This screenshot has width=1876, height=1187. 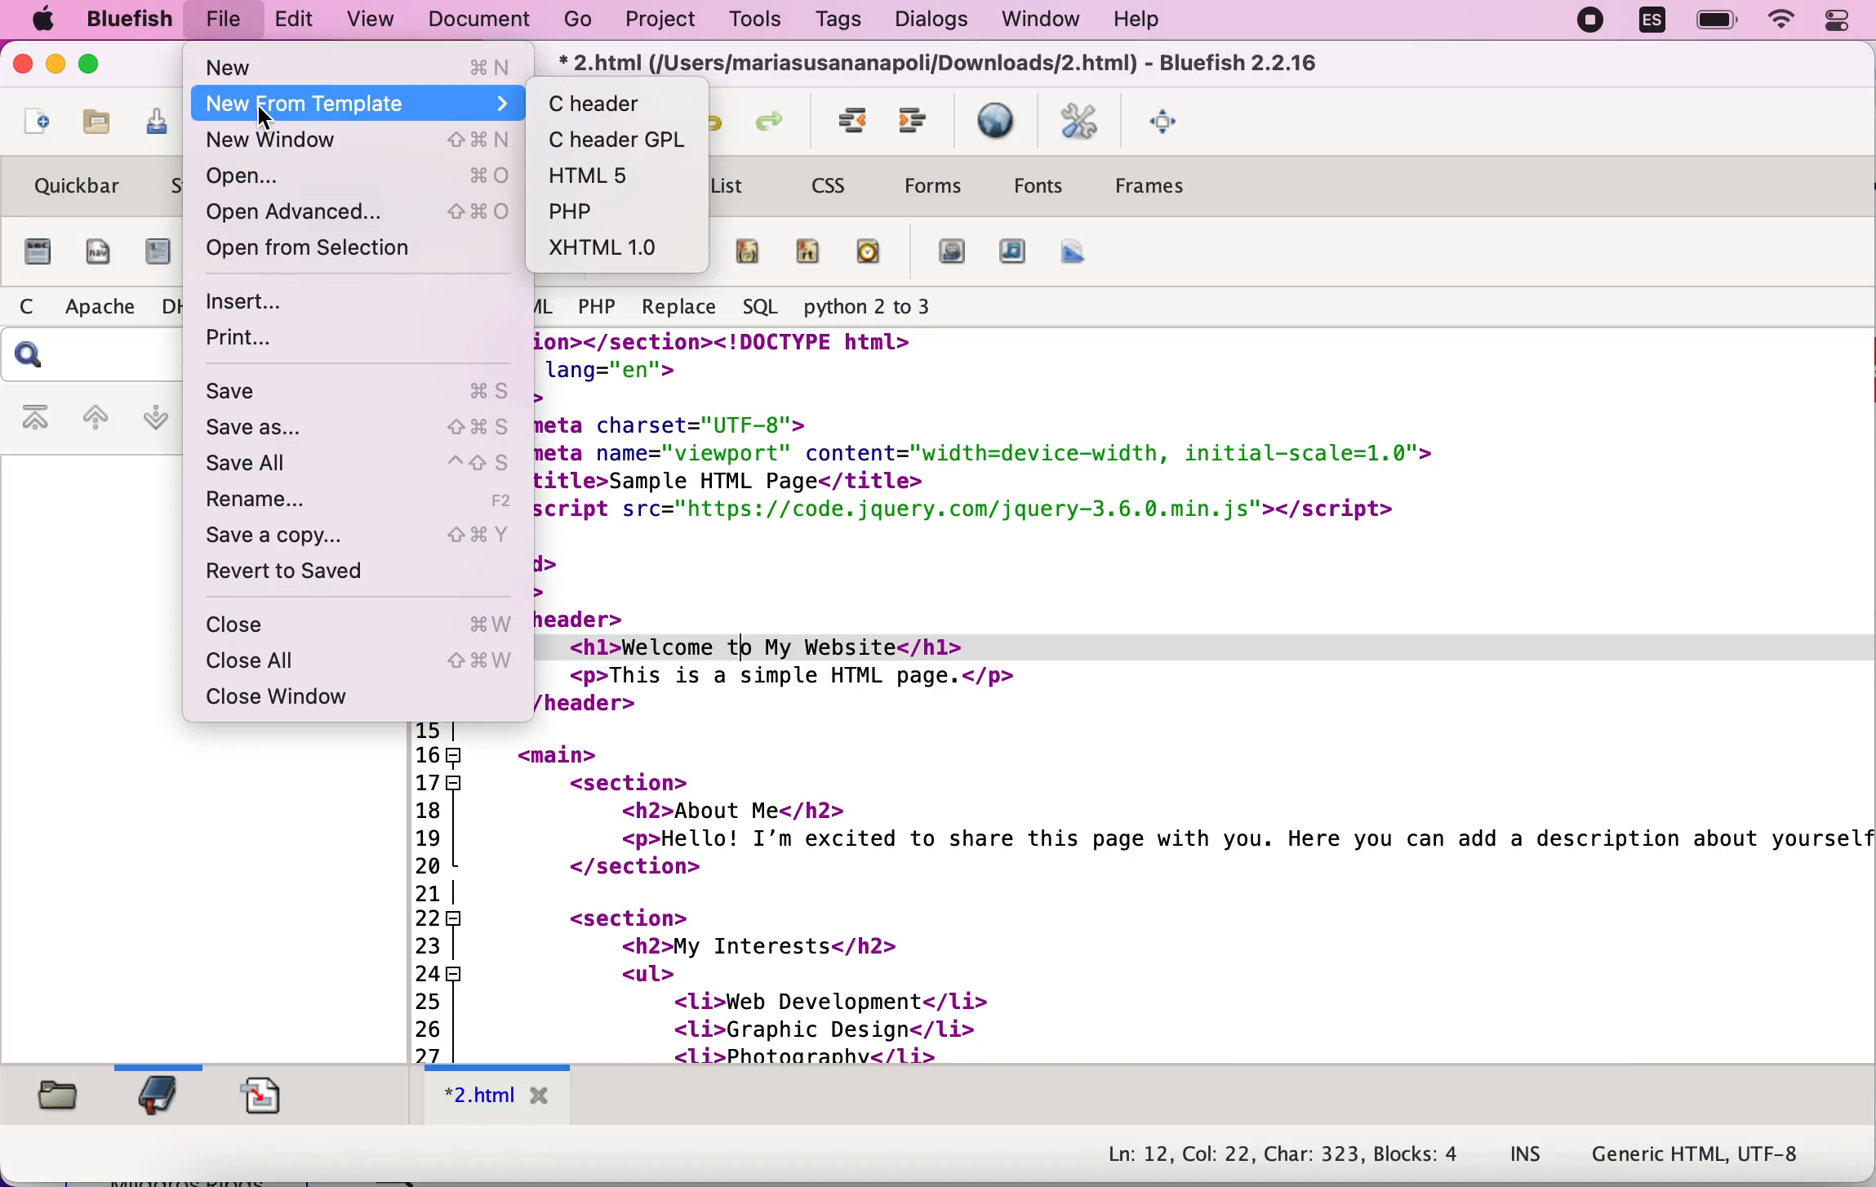 I want to click on open advanced, so click(x=358, y=216).